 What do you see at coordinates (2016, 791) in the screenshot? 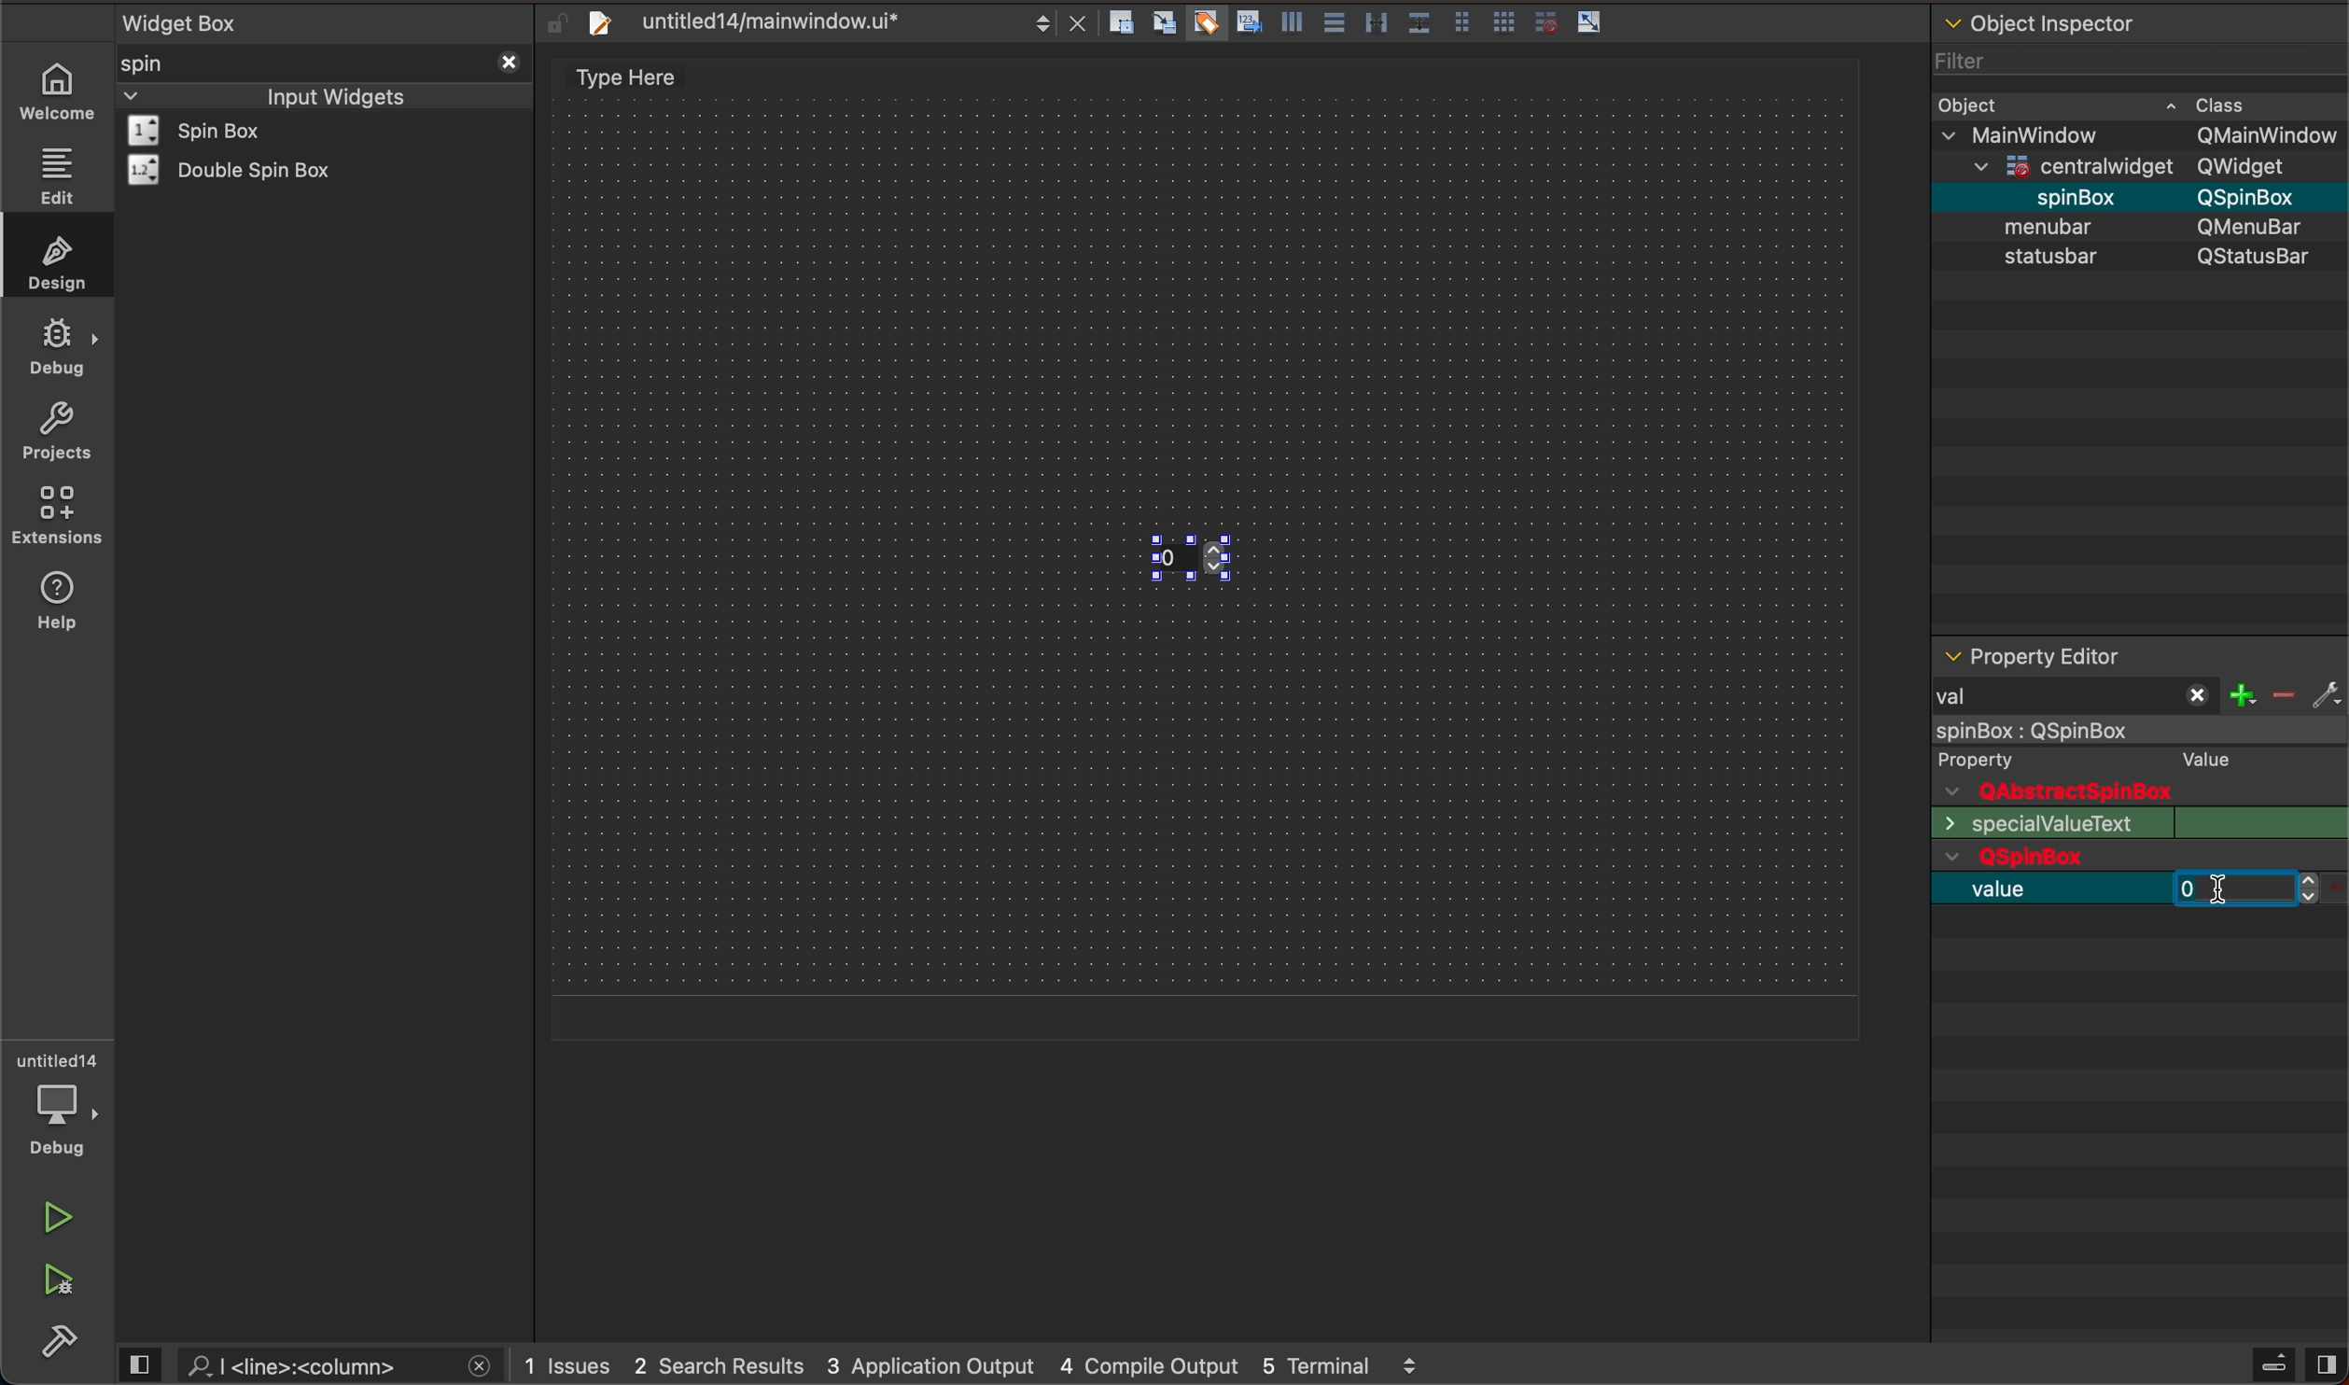
I see `text` at bounding box center [2016, 791].